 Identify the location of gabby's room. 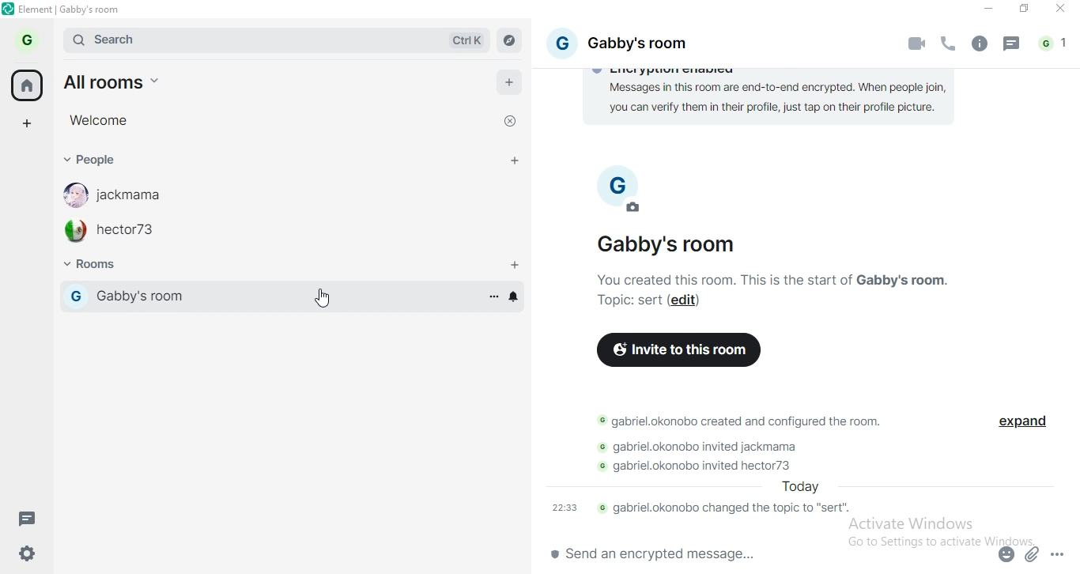
(671, 244).